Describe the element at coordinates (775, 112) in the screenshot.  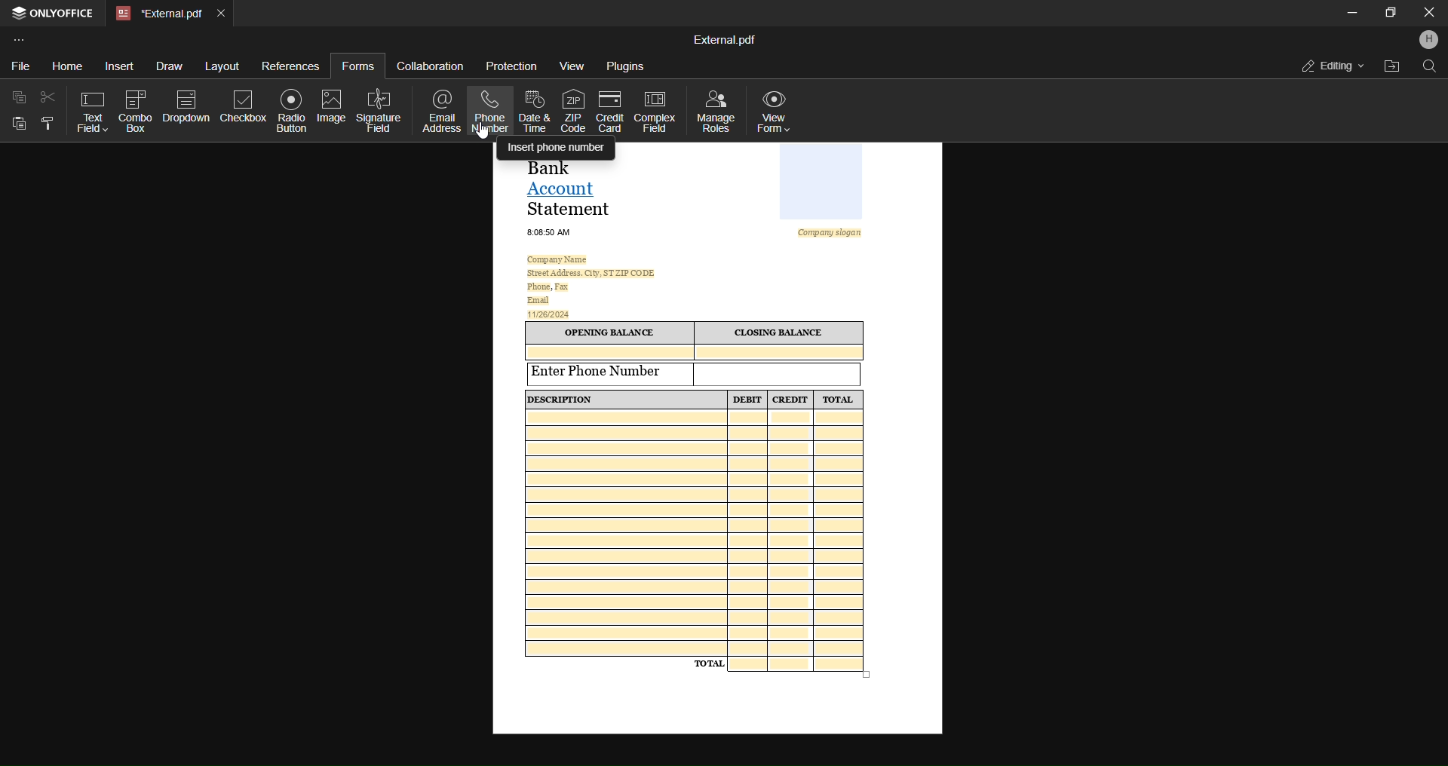
I see `view form` at that location.